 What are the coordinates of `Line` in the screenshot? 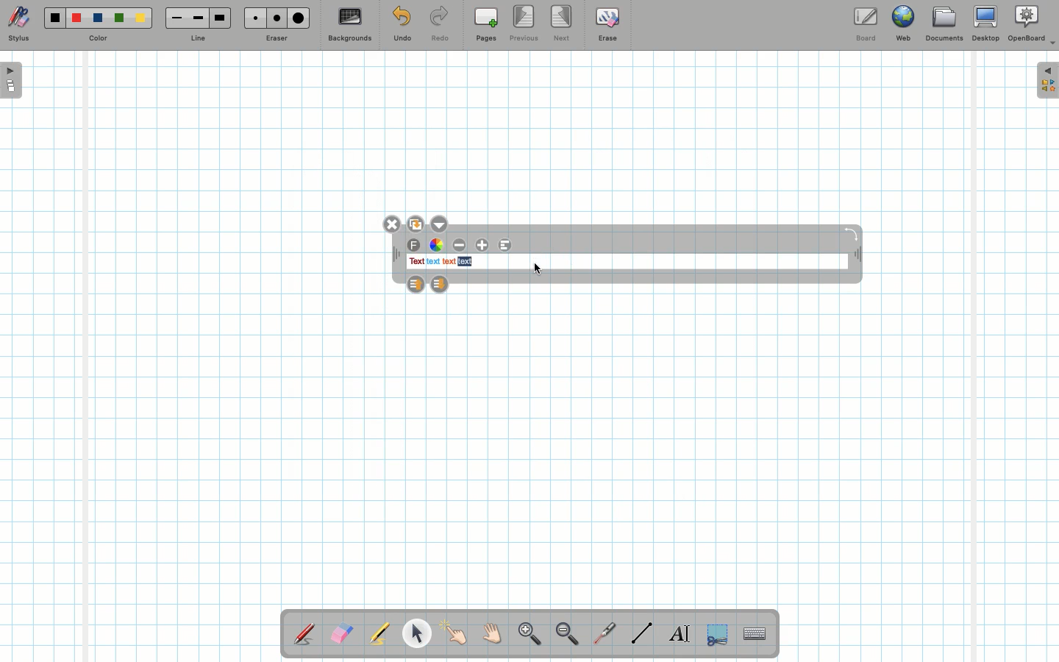 It's located at (642, 633).